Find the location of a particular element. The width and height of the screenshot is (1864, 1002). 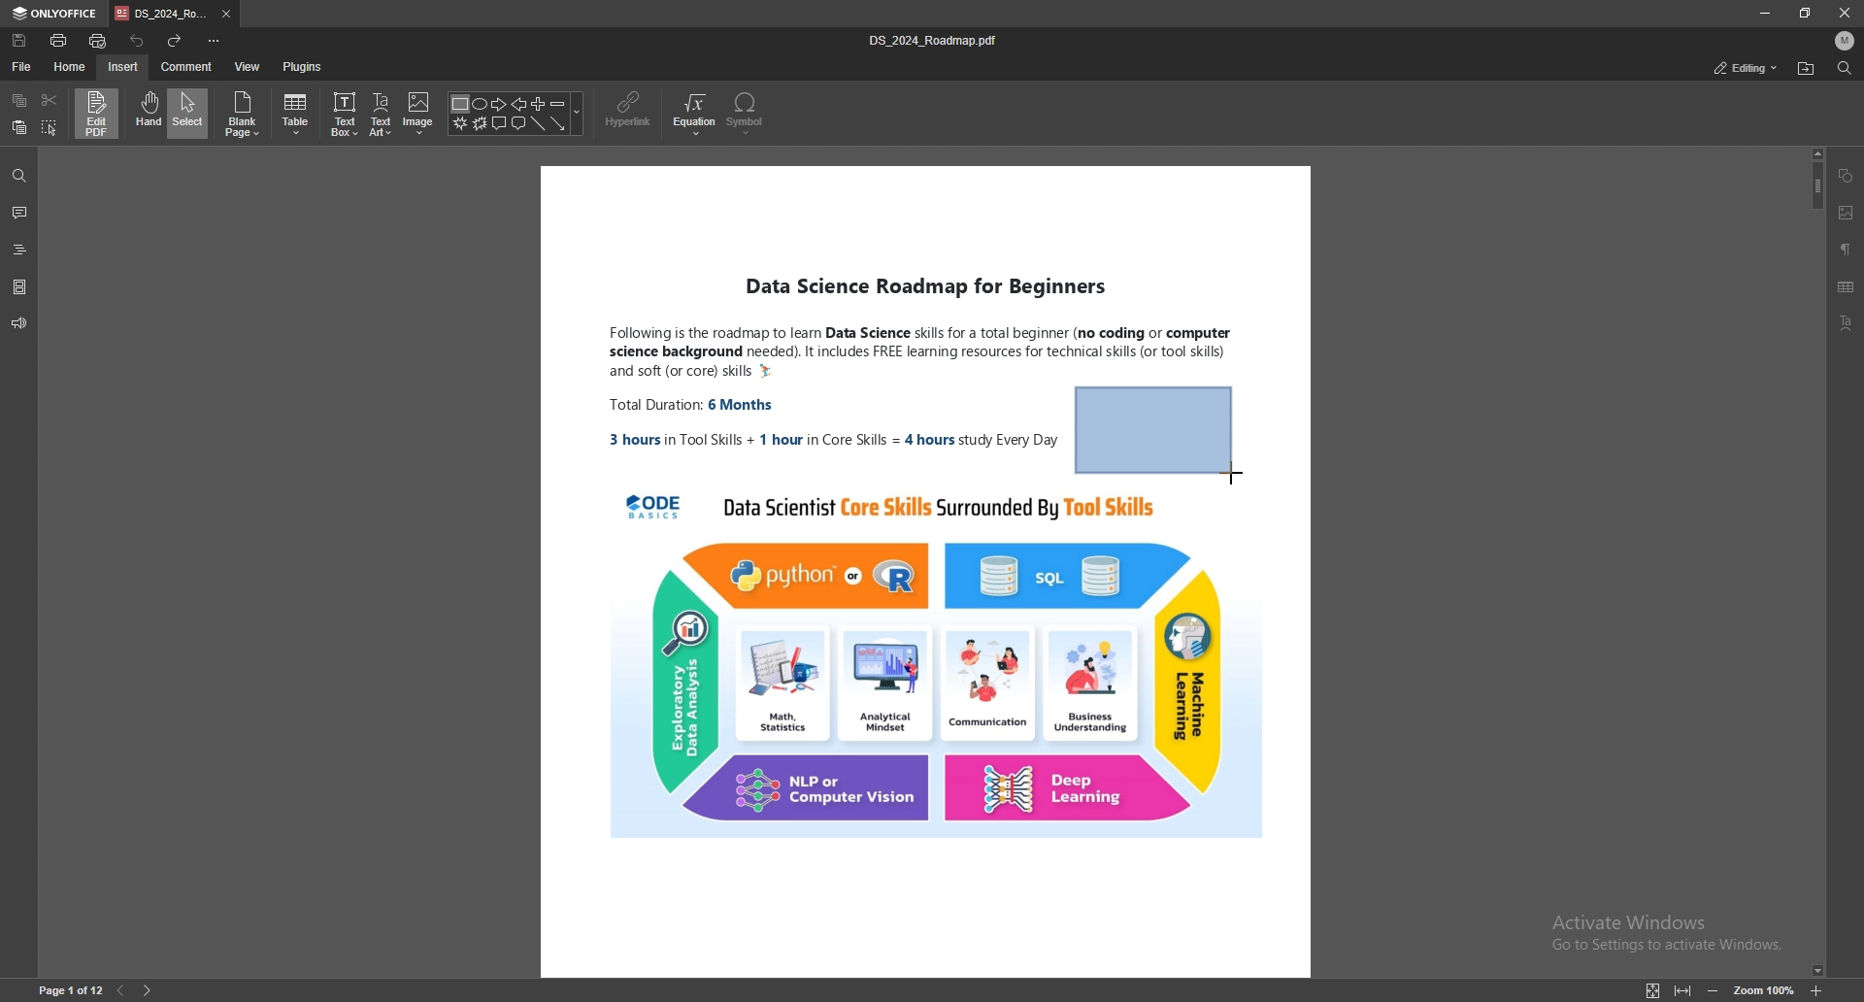

view is located at coordinates (249, 67).